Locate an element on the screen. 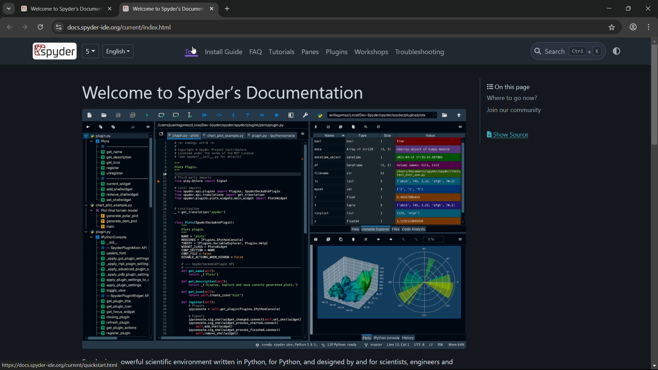 The height and width of the screenshot is (370, 658). welcome to spyder's documentation is located at coordinates (222, 91).